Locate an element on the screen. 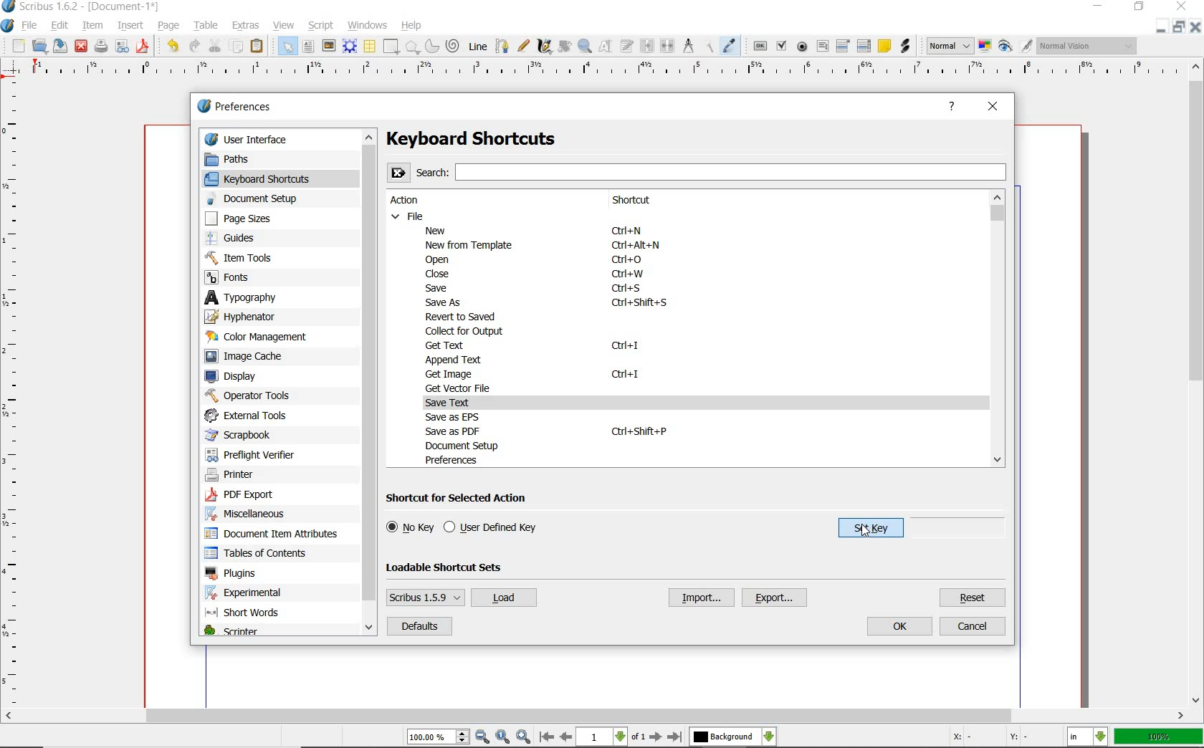 Image resolution: width=1204 pixels, height=748 pixels. spiral is located at coordinates (453, 45).